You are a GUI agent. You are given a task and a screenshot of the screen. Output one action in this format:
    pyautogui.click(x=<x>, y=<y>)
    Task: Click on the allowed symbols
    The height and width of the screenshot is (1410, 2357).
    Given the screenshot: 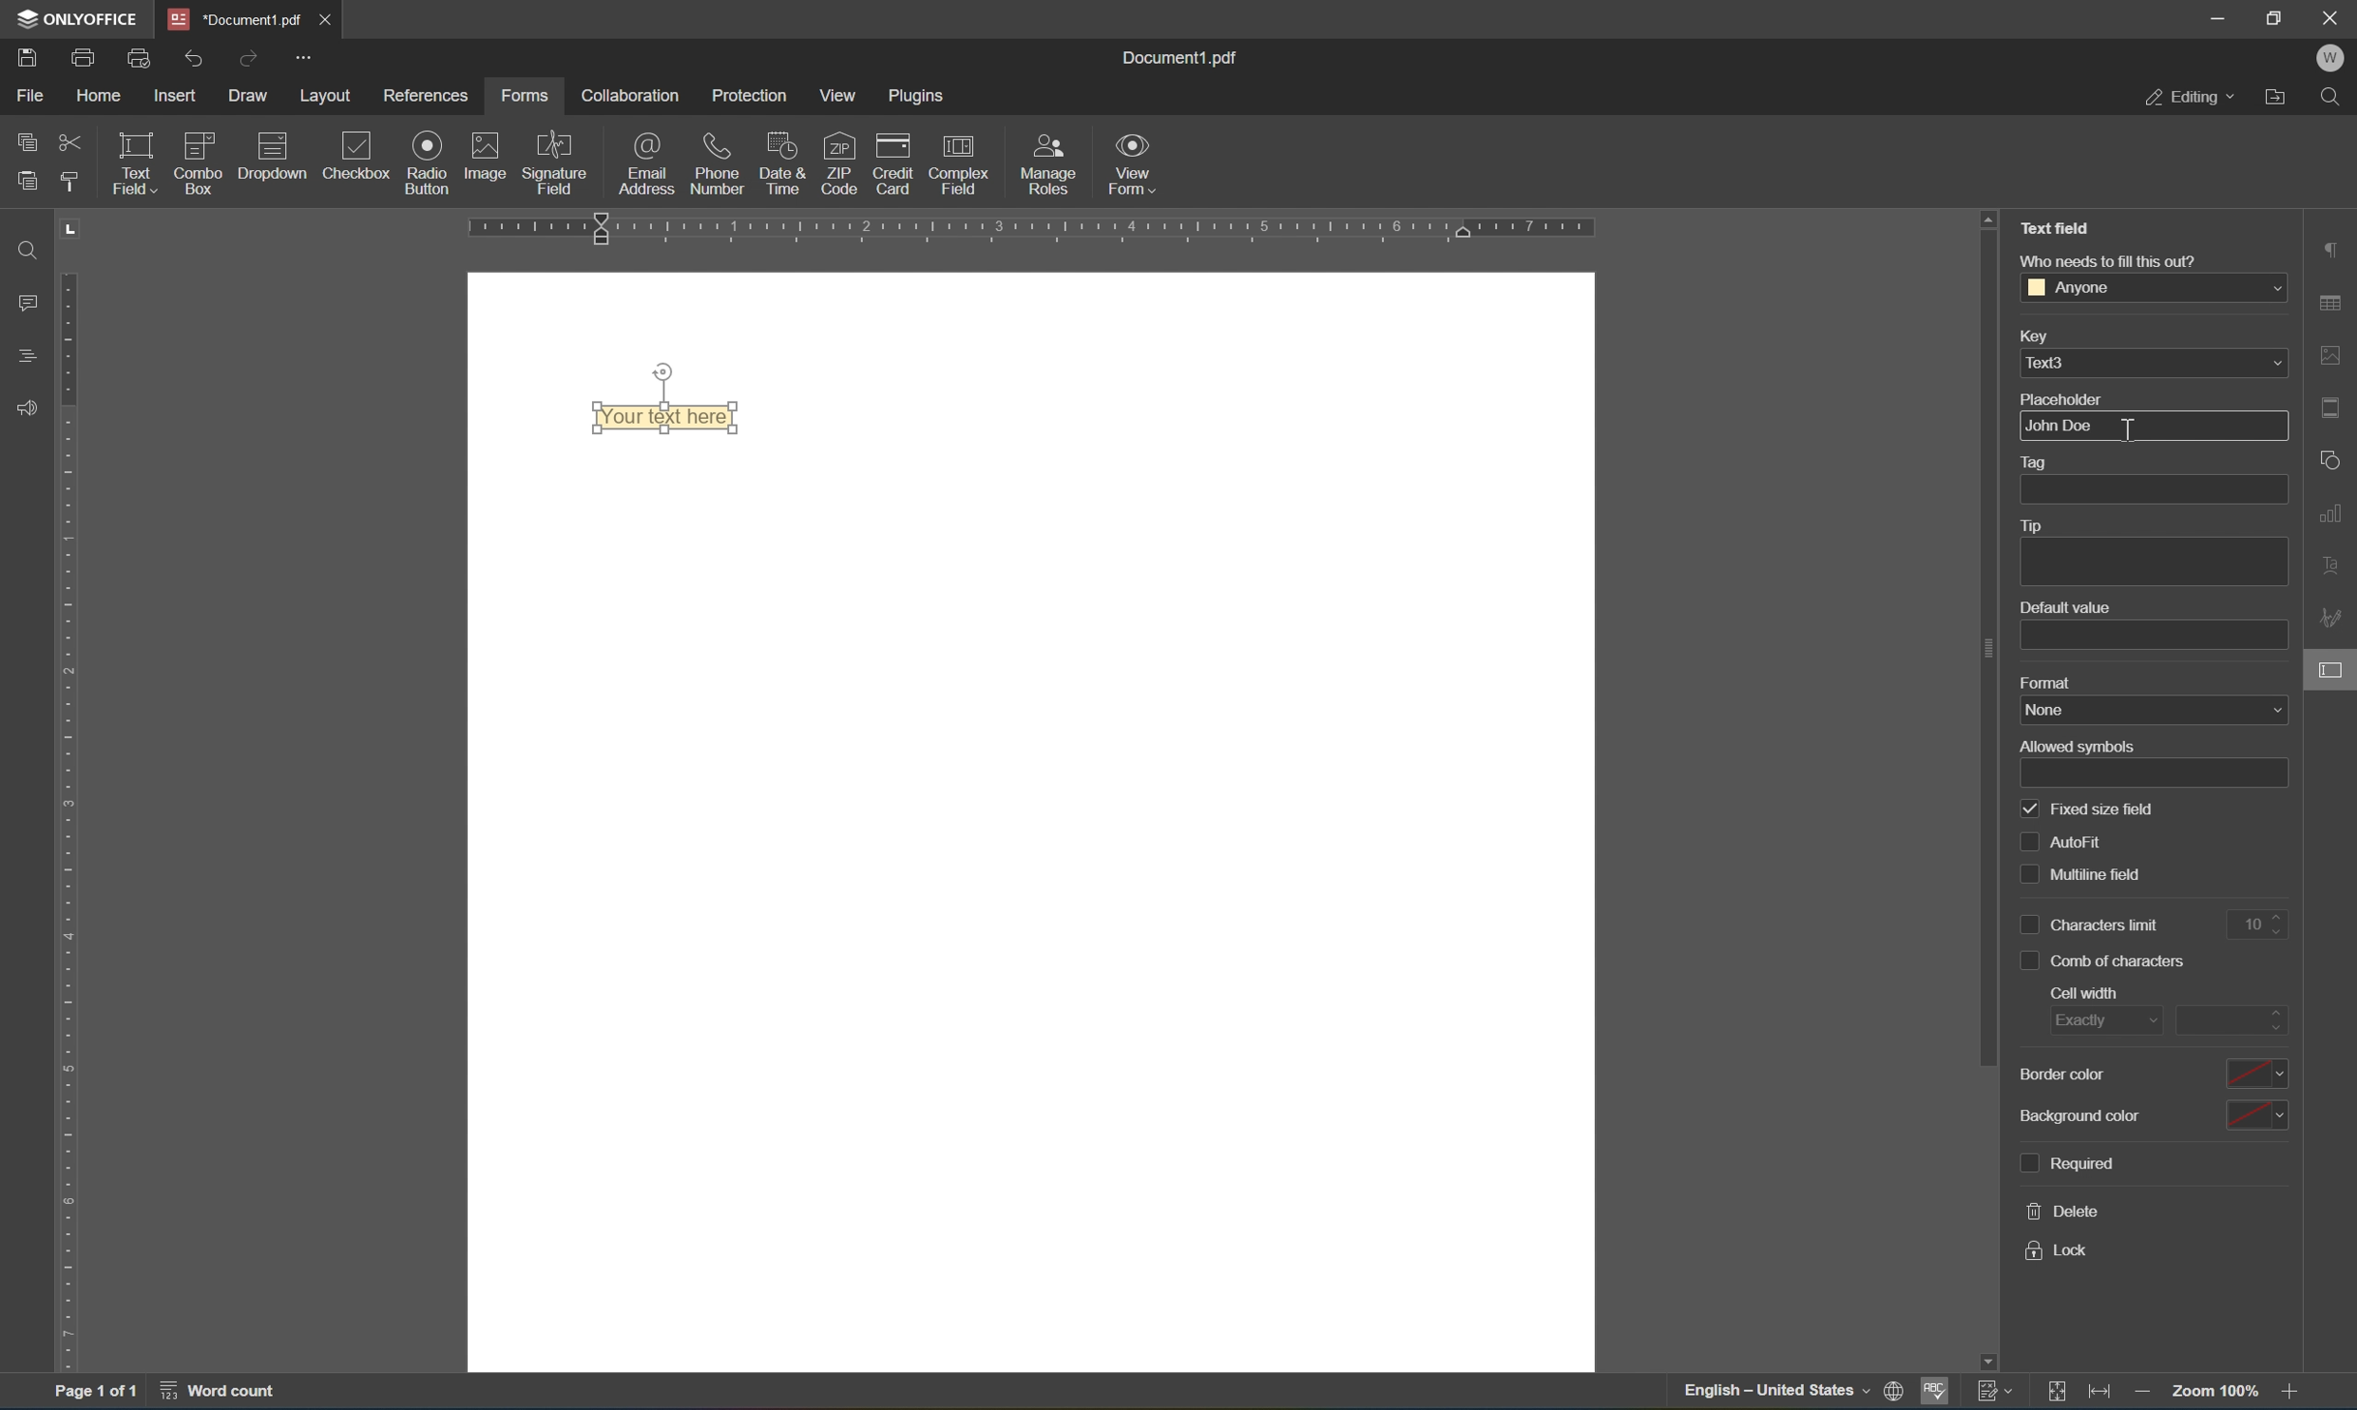 What is the action you would take?
    pyautogui.click(x=2073, y=745)
    